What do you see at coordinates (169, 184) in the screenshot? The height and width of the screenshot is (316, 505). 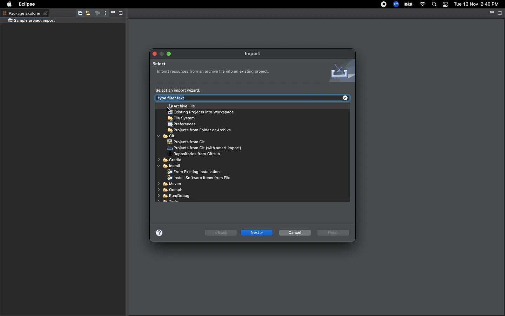 I see `Maven` at bounding box center [169, 184].